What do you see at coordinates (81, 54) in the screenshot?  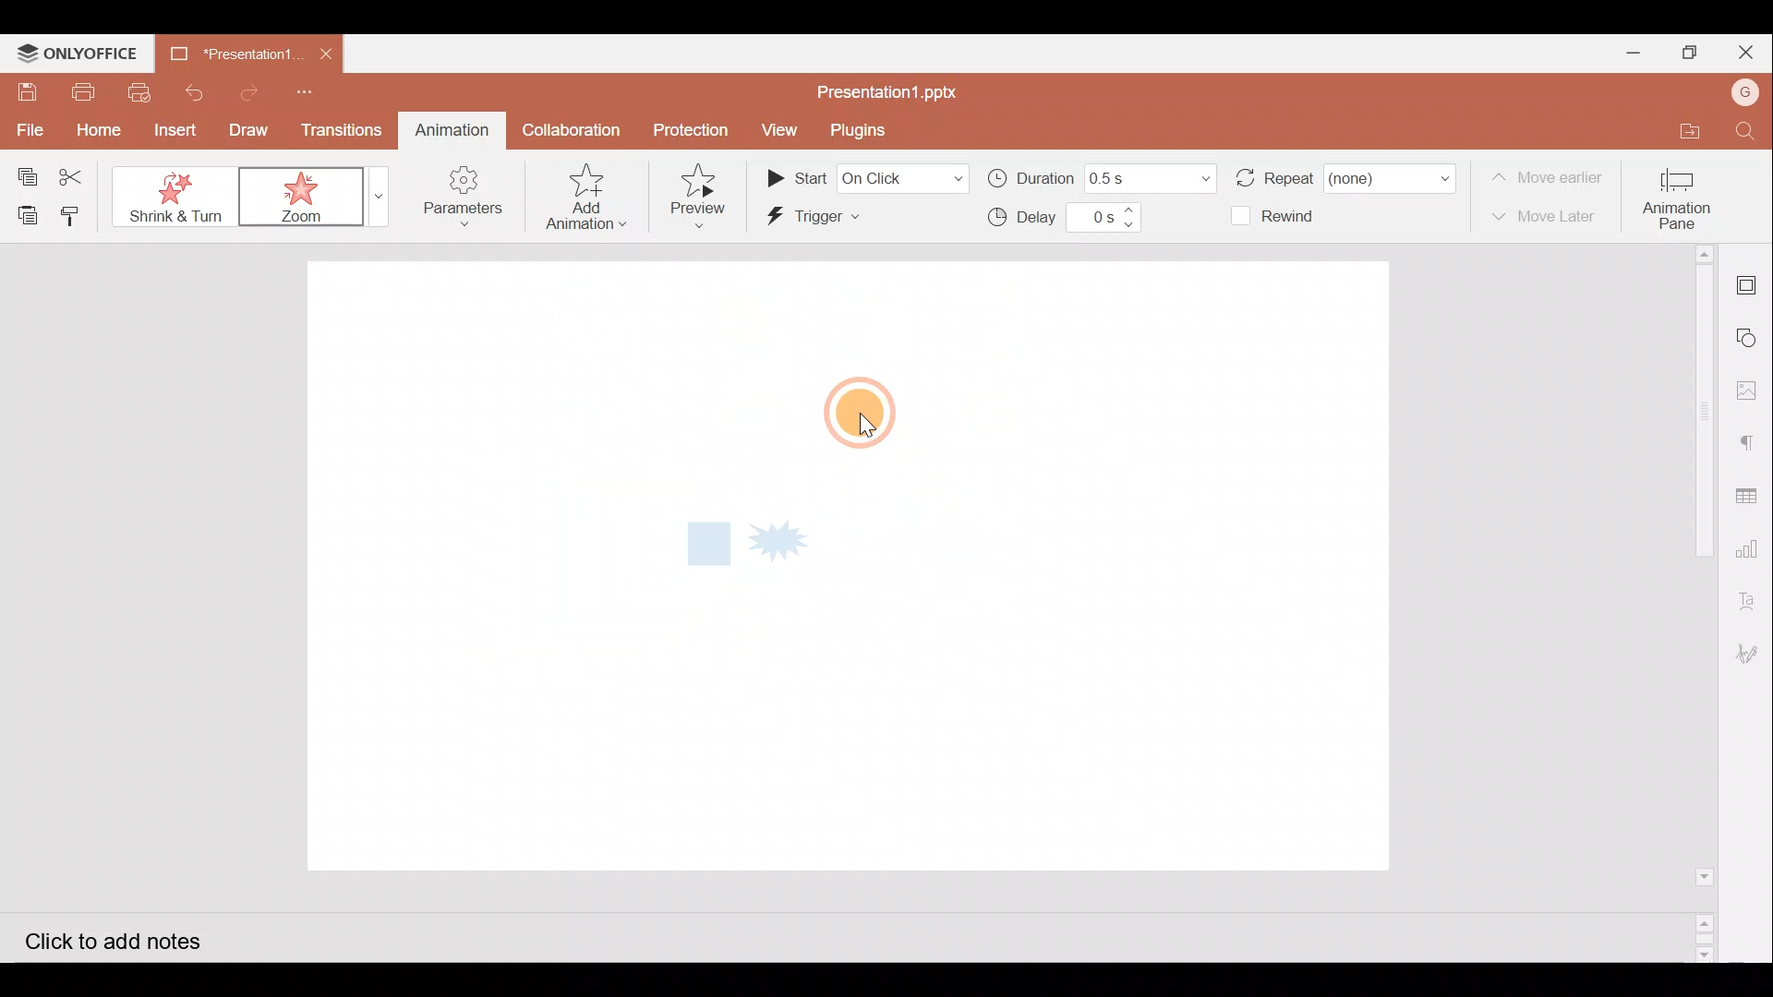 I see `ONLYOFFICE` at bounding box center [81, 54].